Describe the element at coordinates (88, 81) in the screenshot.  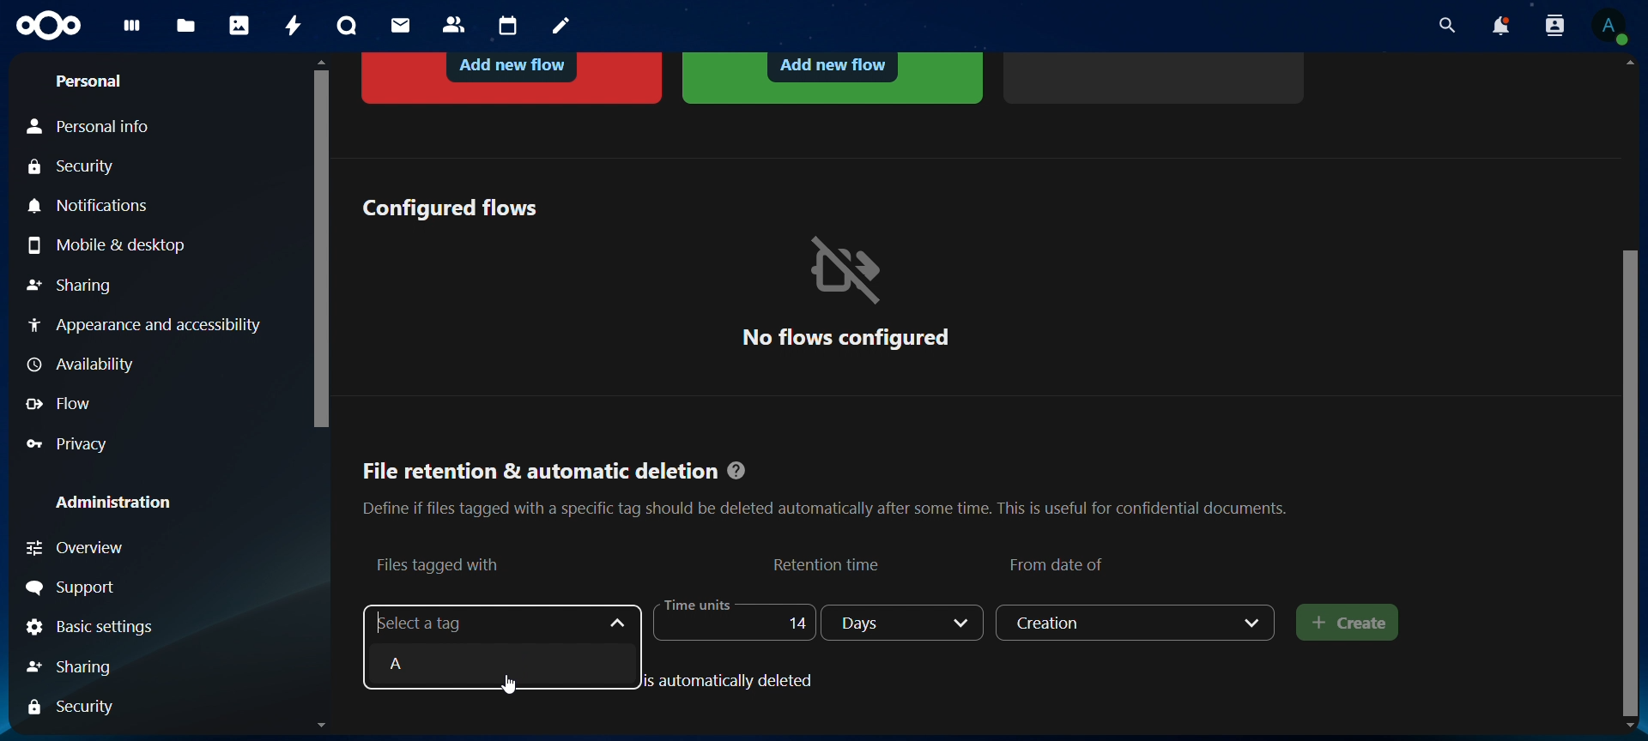
I see `personal` at that location.